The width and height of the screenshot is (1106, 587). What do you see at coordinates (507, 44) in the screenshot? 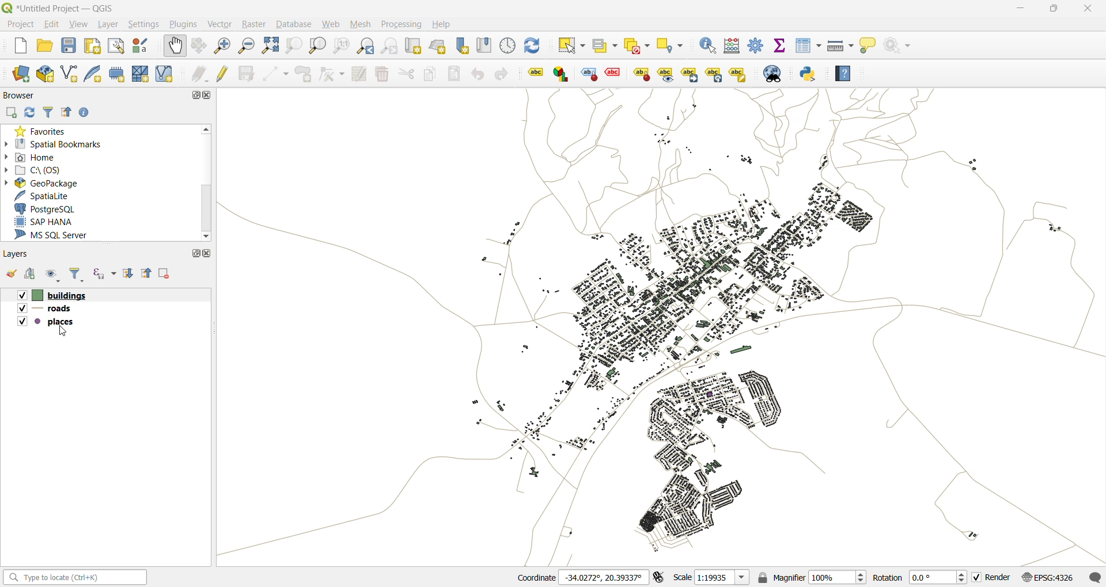
I see `control panel` at bounding box center [507, 44].